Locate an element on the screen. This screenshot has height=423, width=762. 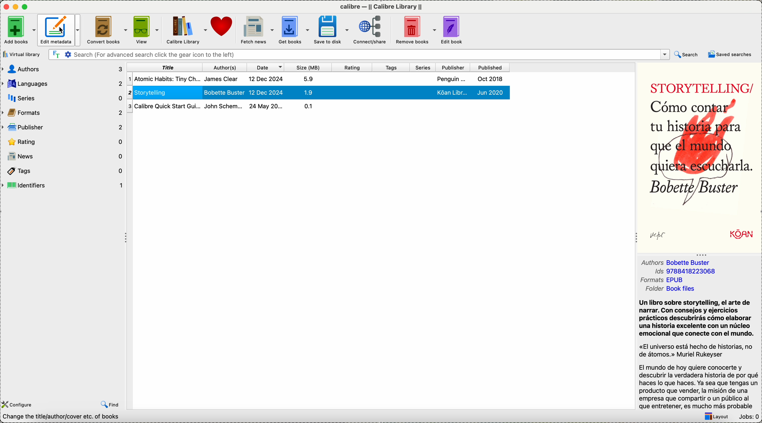
donate is located at coordinates (223, 26).